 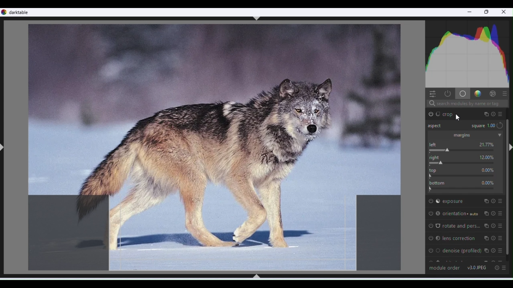 What do you see at coordinates (465, 135) in the screenshot?
I see `Margin` at bounding box center [465, 135].